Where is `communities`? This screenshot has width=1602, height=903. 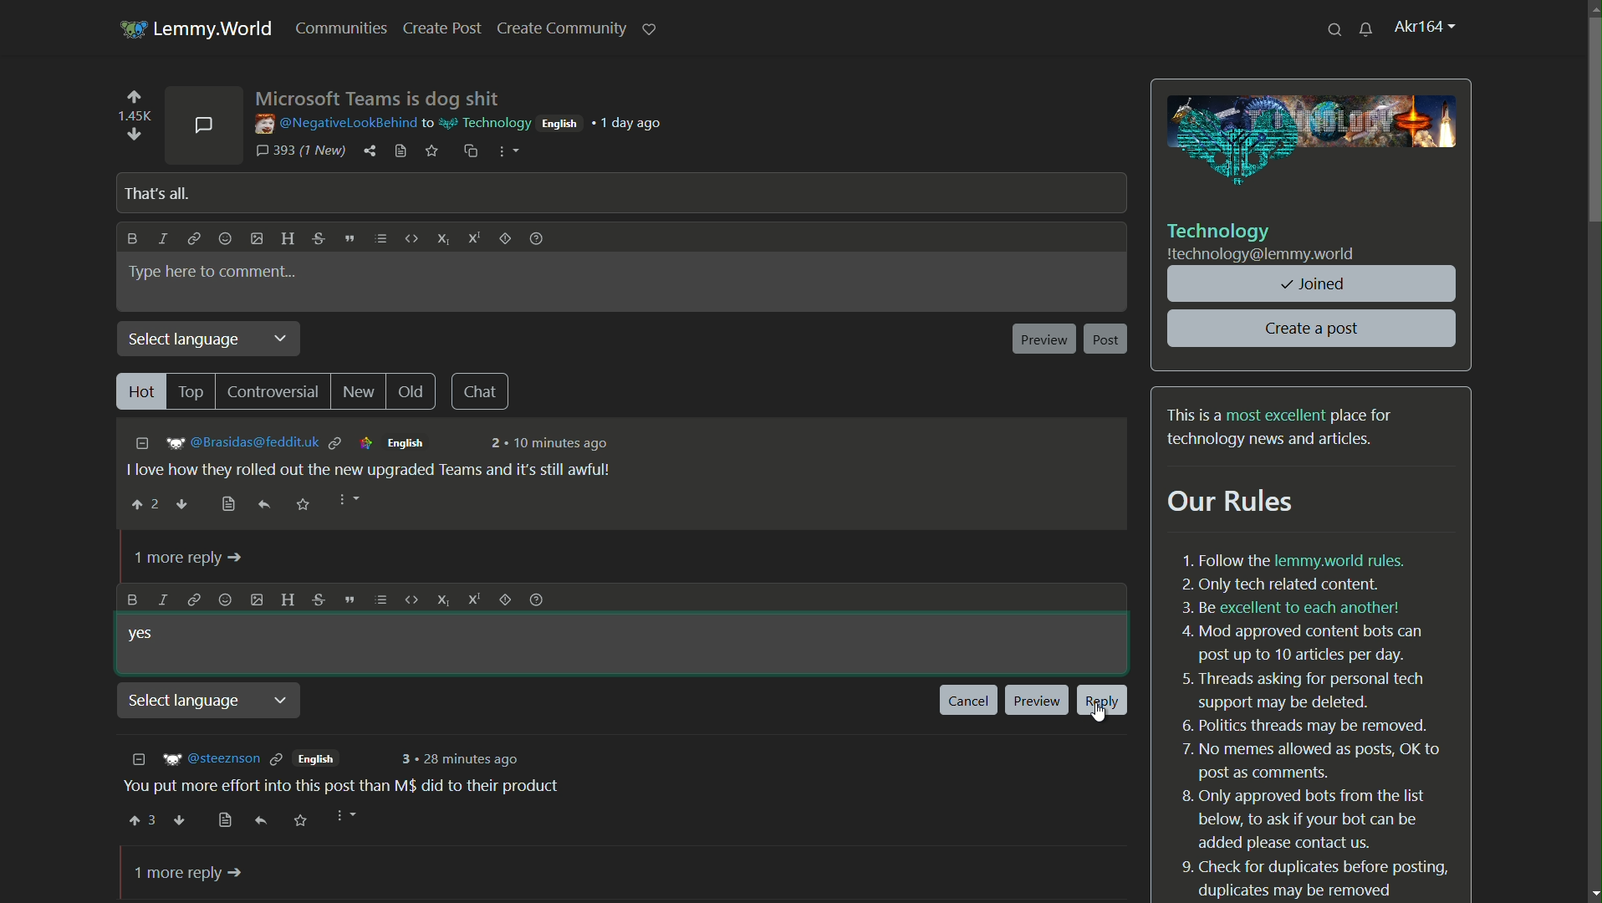
communities is located at coordinates (346, 28).